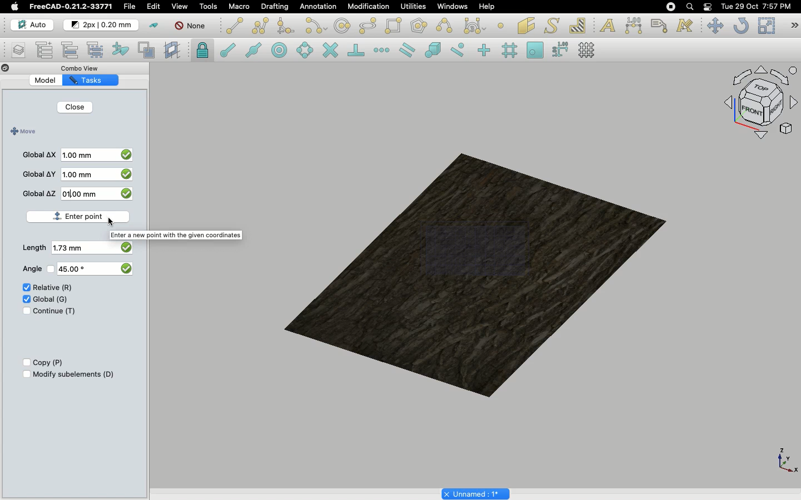 The width and height of the screenshot is (801, 500). I want to click on checkbox, so click(127, 153).